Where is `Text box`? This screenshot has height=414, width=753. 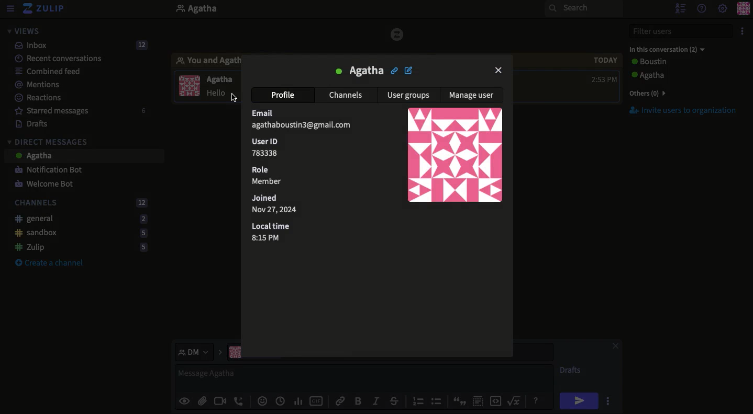 Text box is located at coordinates (364, 377).